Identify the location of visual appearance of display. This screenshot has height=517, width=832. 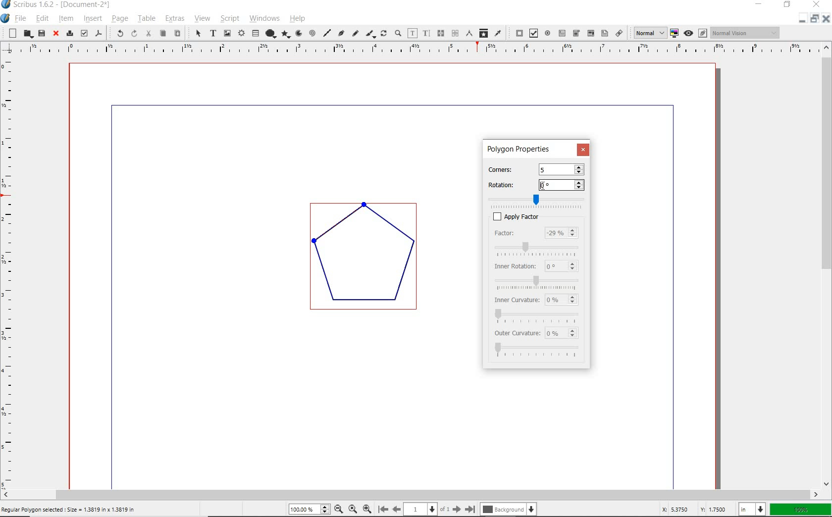
(745, 33).